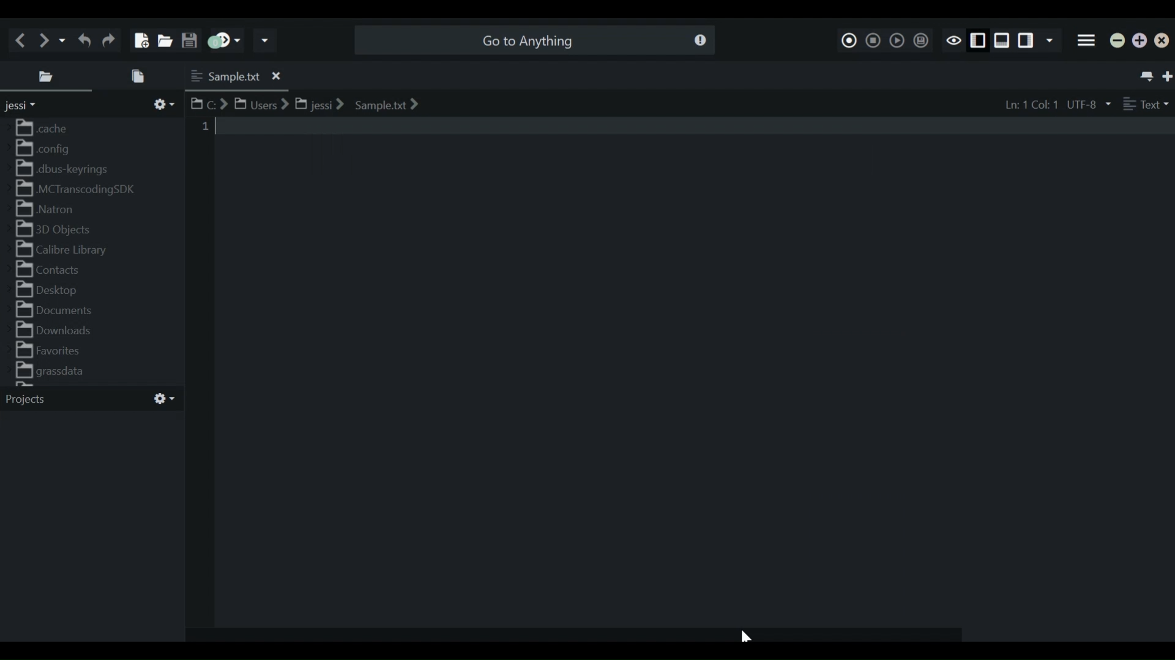 Image resolution: width=1175 pixels, height=660 pixels. I want to click on Play last Macros, so click(897, 40).